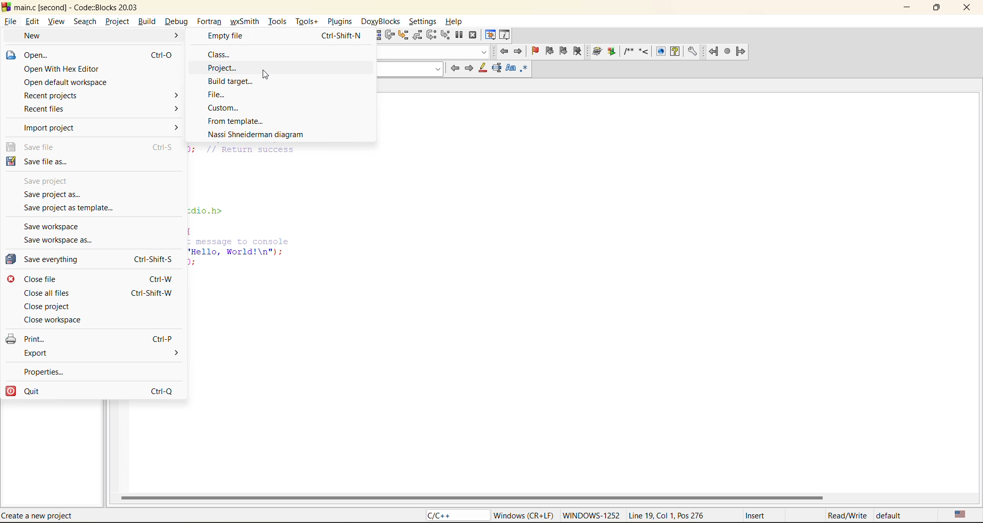 This screenshot has height=523, width=983. What do you see at coordinates (32, 392) in the screenshot?
I see `quit` at bounding box center [32, 392].